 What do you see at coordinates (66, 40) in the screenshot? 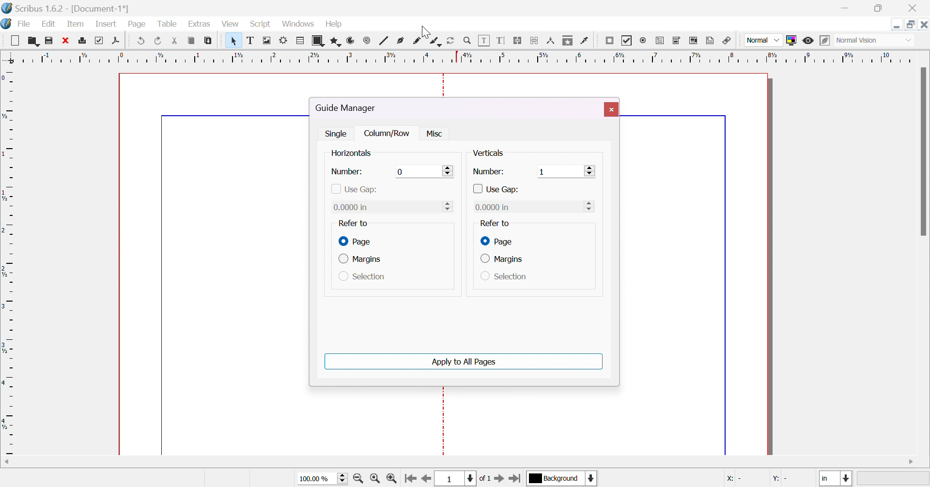
I see `close` at bounding box center [66, 40].